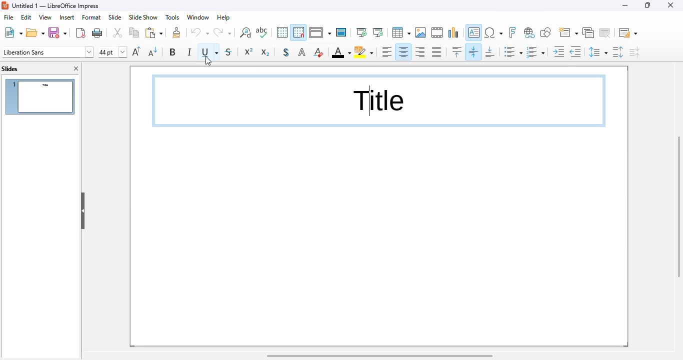  I want to click on export directly as PDF, so click(80, 32).